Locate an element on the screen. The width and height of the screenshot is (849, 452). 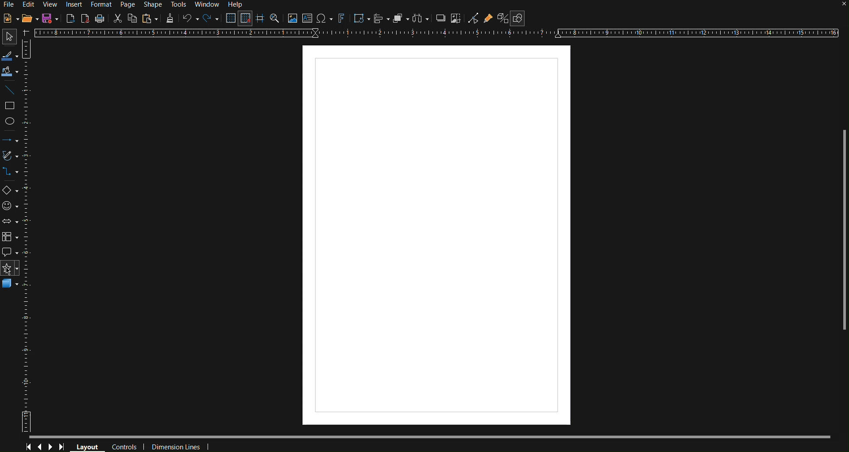
Format is located at coordinates (102, 4).